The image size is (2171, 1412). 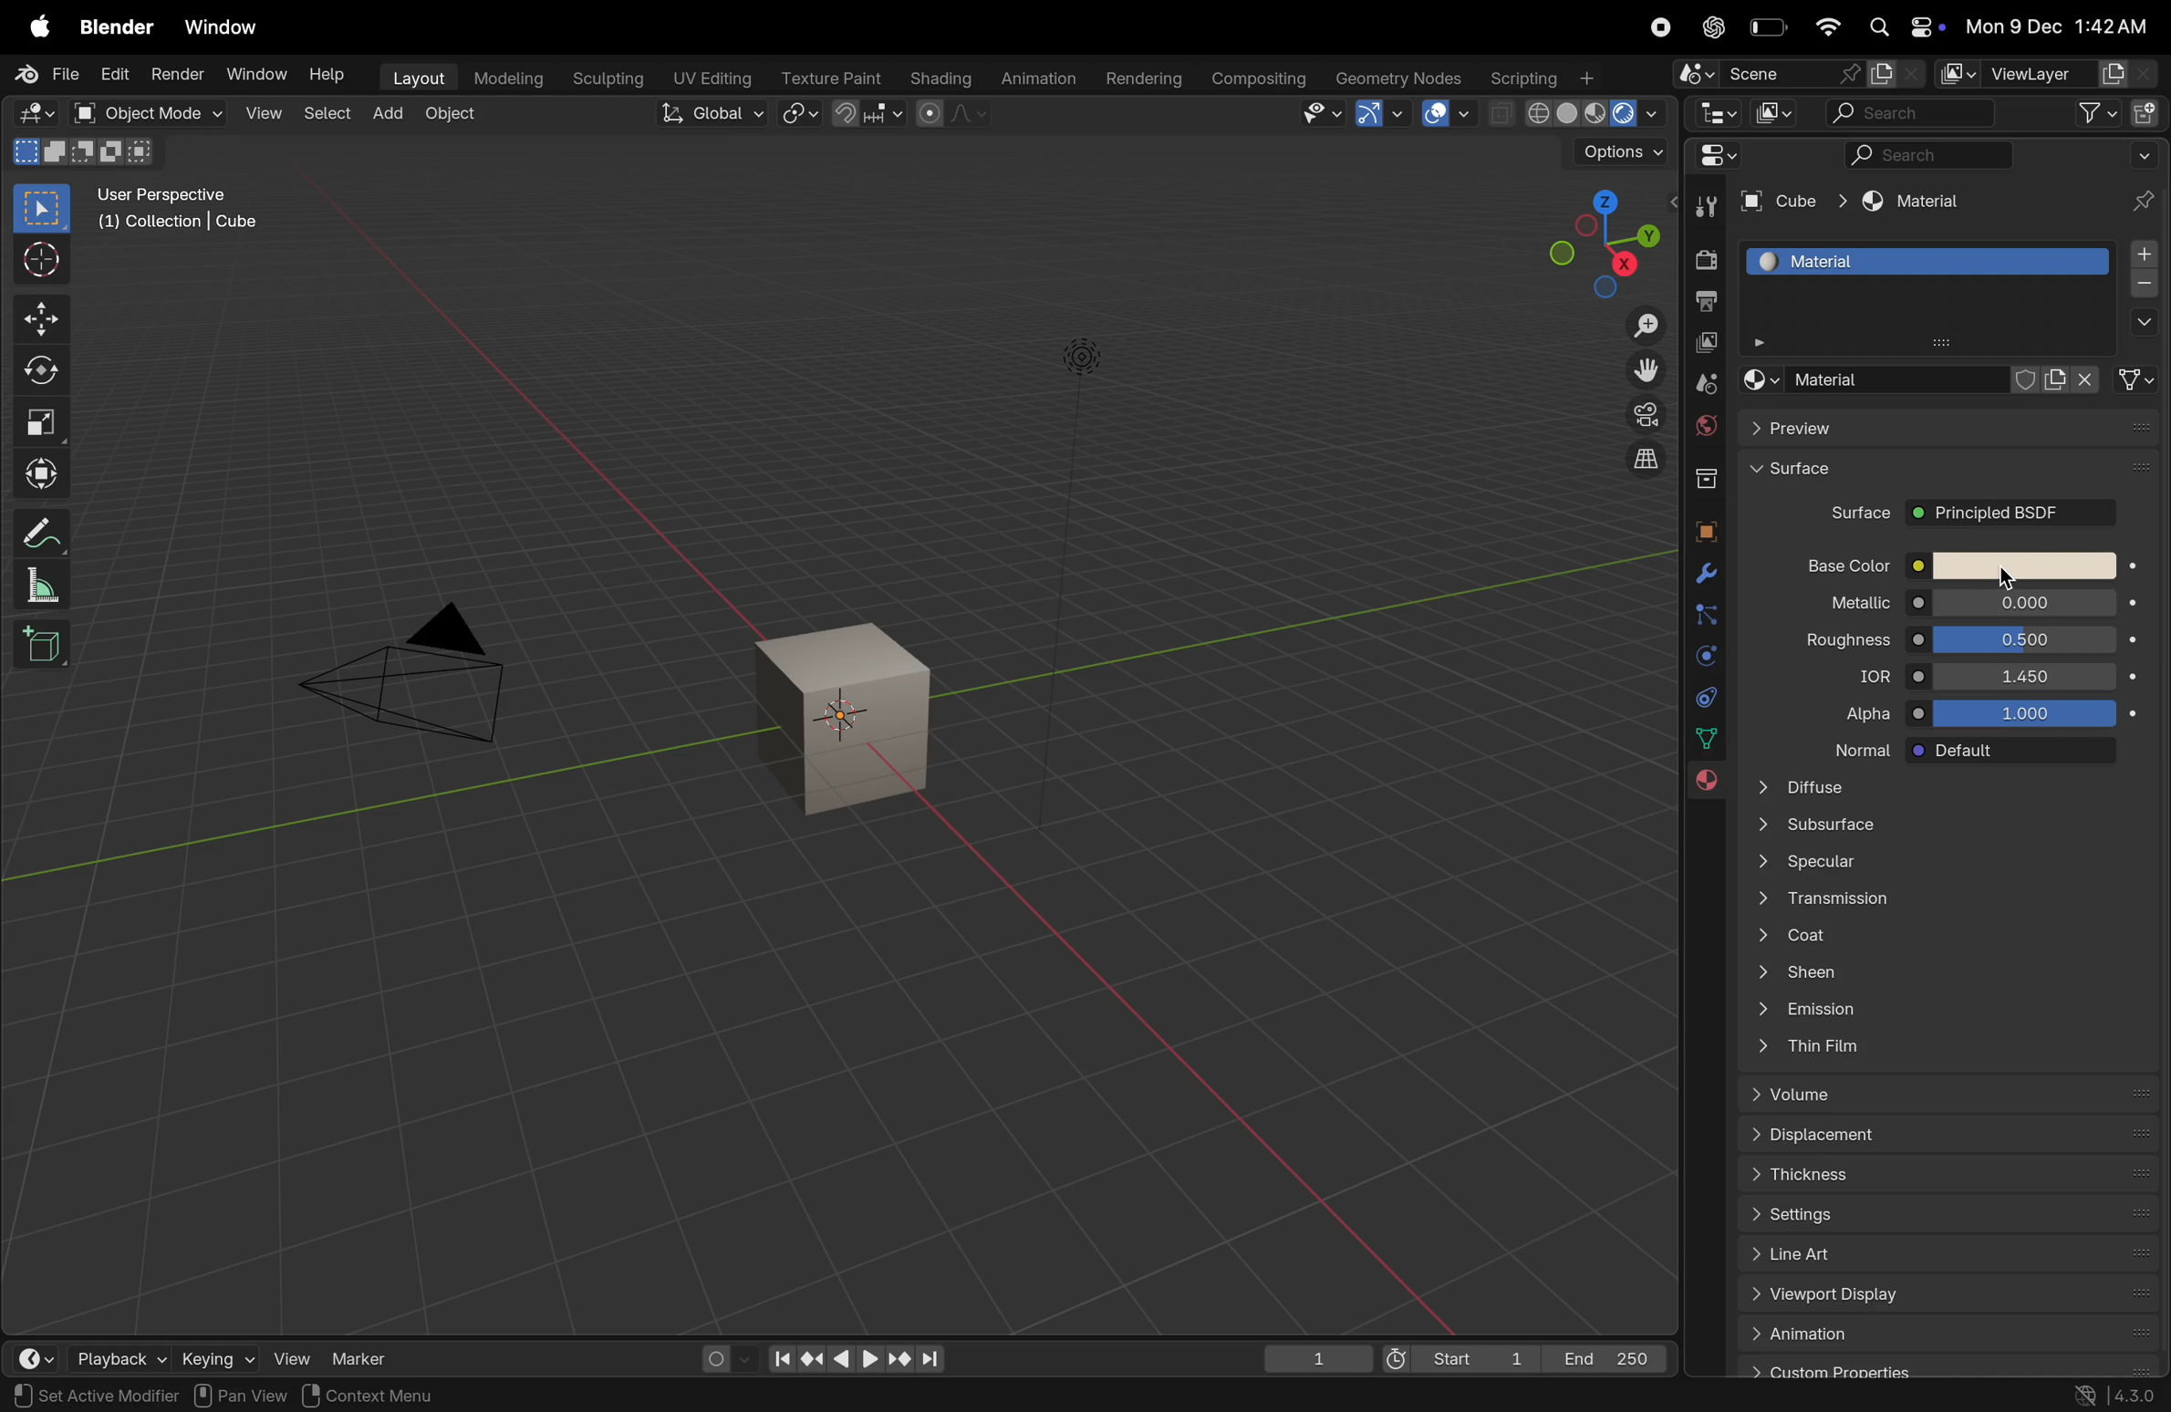 What do you see at coordinates (257, 76) in the screenshot?
I see `window` at bounding box center [257, 76].